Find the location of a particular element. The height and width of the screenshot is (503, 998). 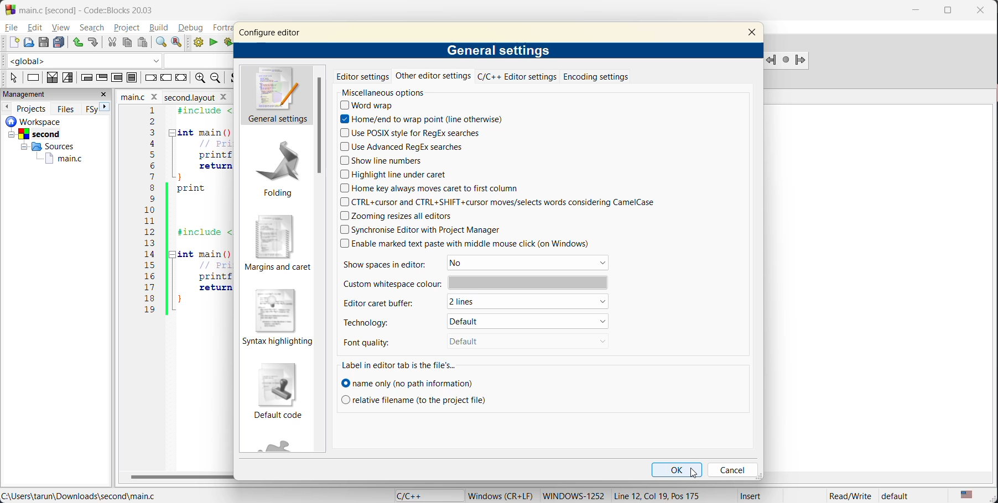

return instruction is located at coordinates (181, 77).